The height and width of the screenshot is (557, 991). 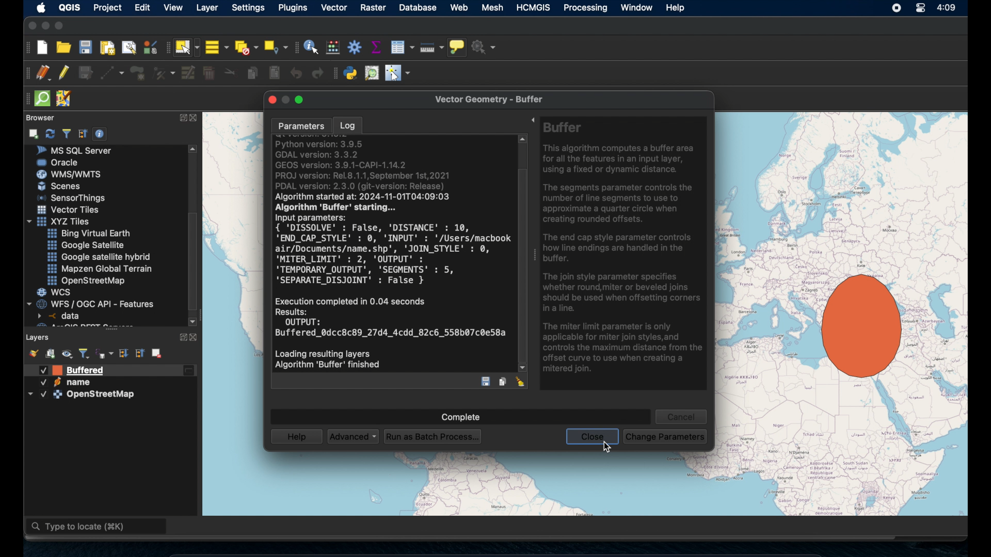 I want to click on cut features, so click(x=231, y=73).